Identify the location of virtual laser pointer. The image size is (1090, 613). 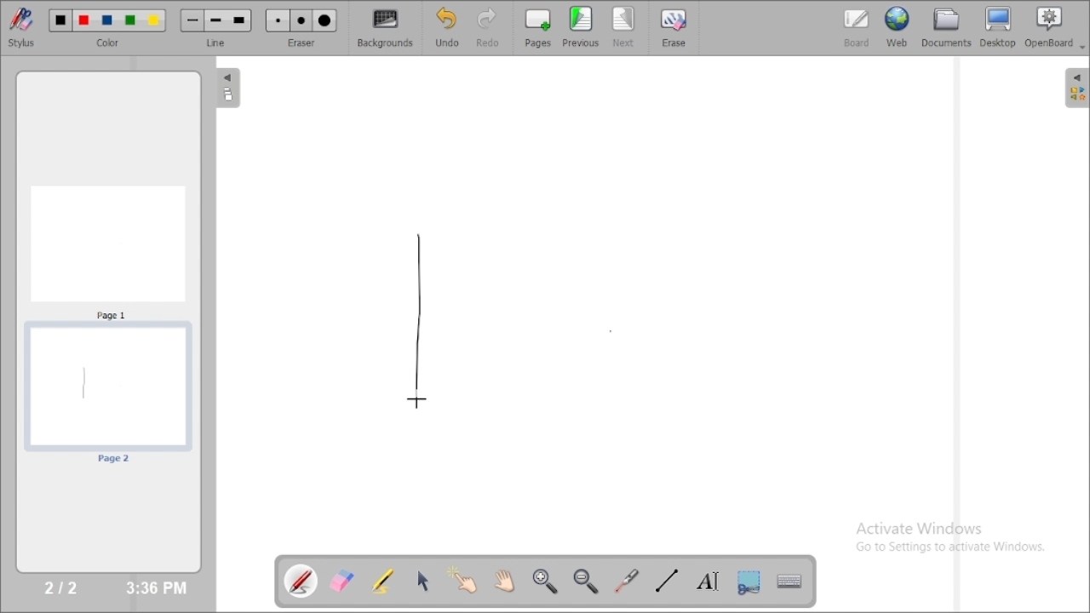
(627, 581).